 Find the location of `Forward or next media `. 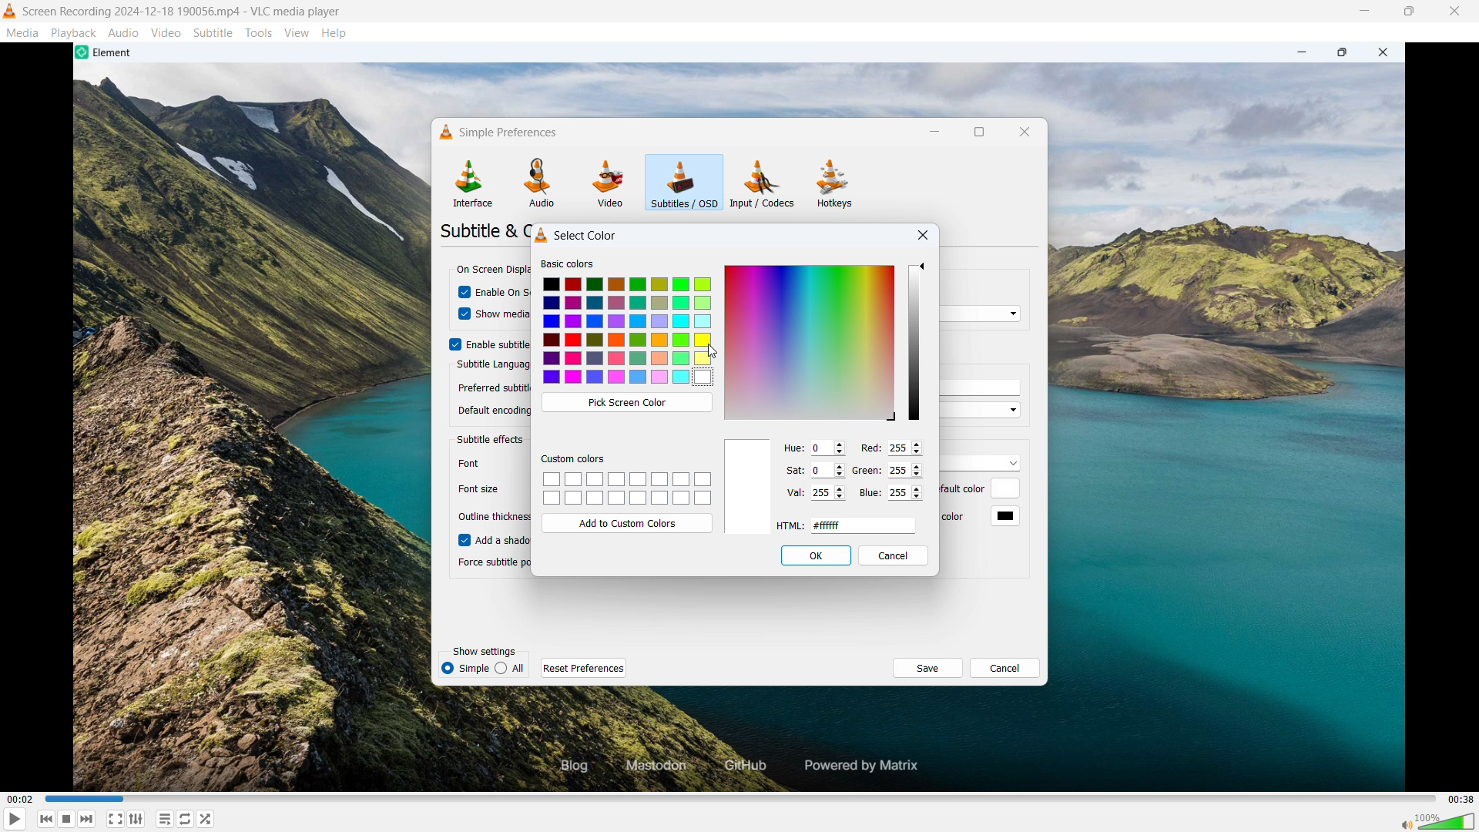

Forward or next media  is located at coordinates (67, 819).